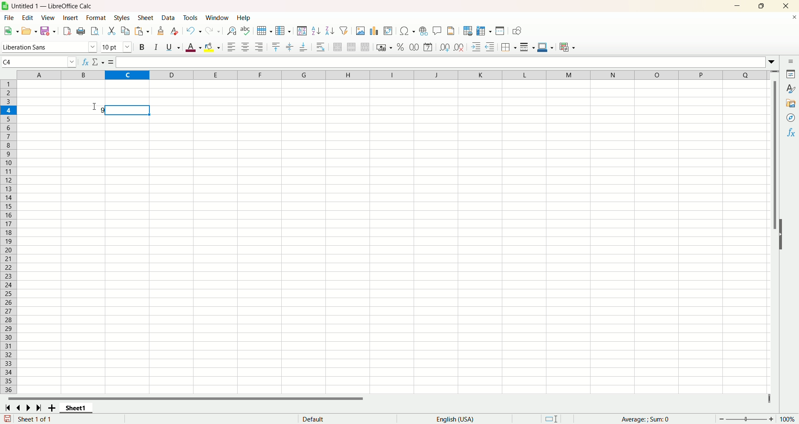 The width and height of the screenshot is (799, 424). I want to click on column names, so click(393, 74).